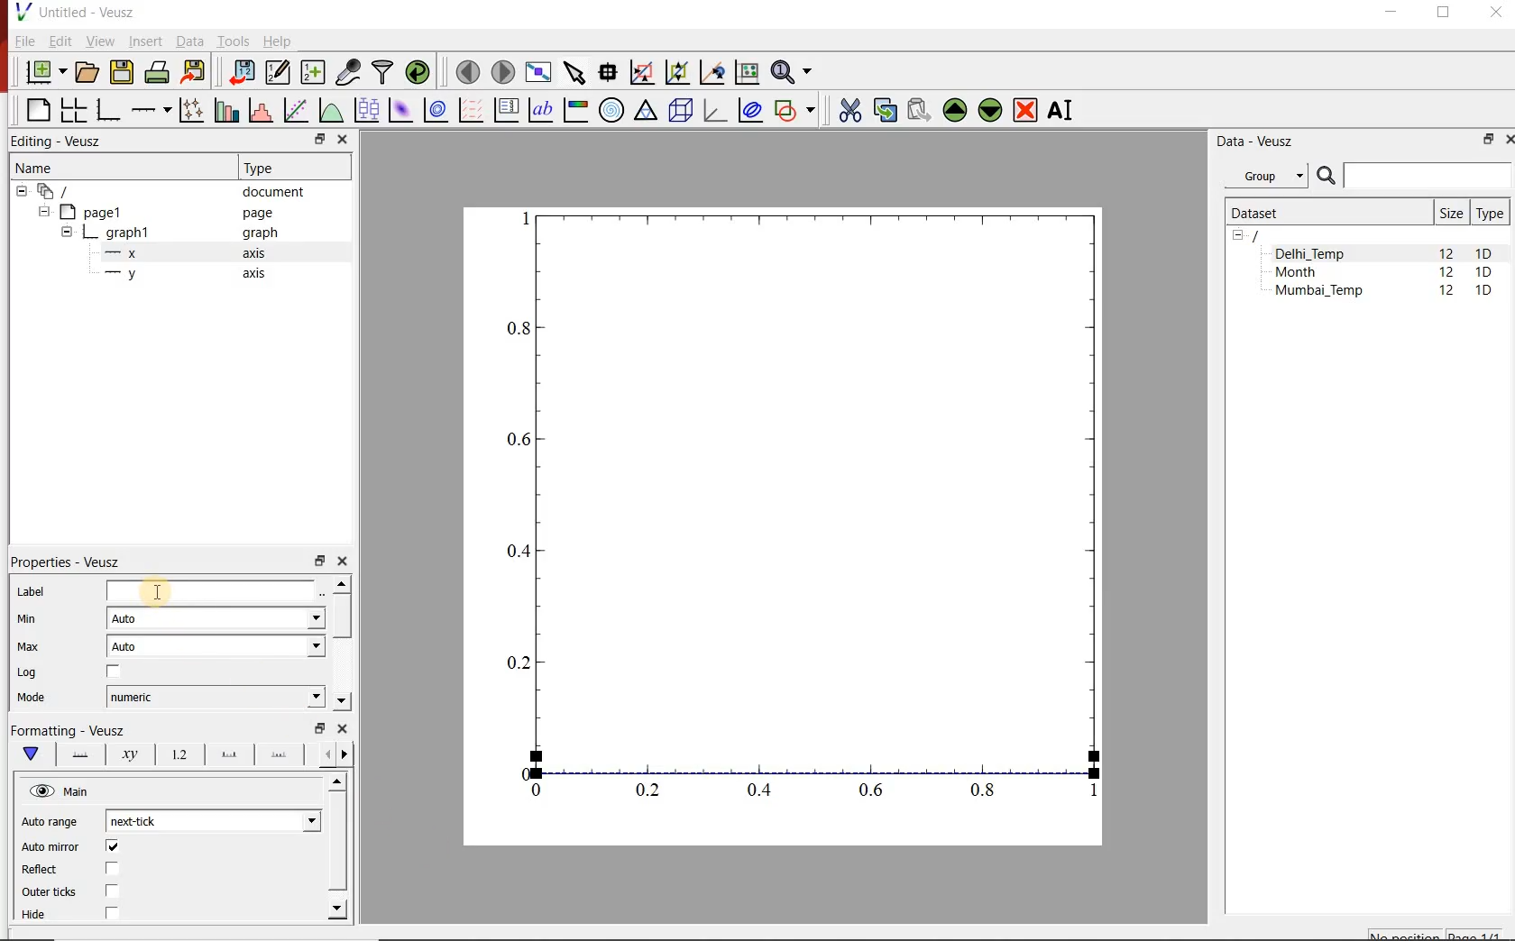 This screenshot has height=941, width=1515. Describe the element at coordinates (341, 141) in the screenshot. I see `close` at that location.